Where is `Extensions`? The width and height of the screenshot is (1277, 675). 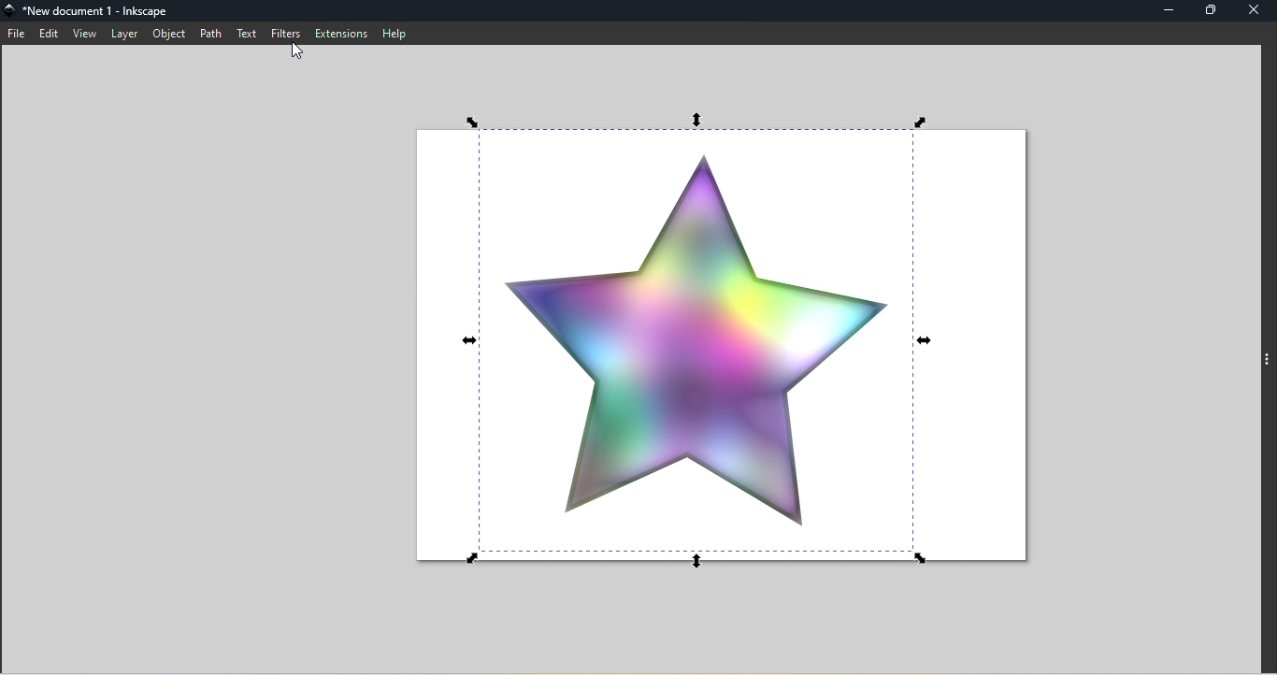
Extensions is located at coordinates (337, 35).